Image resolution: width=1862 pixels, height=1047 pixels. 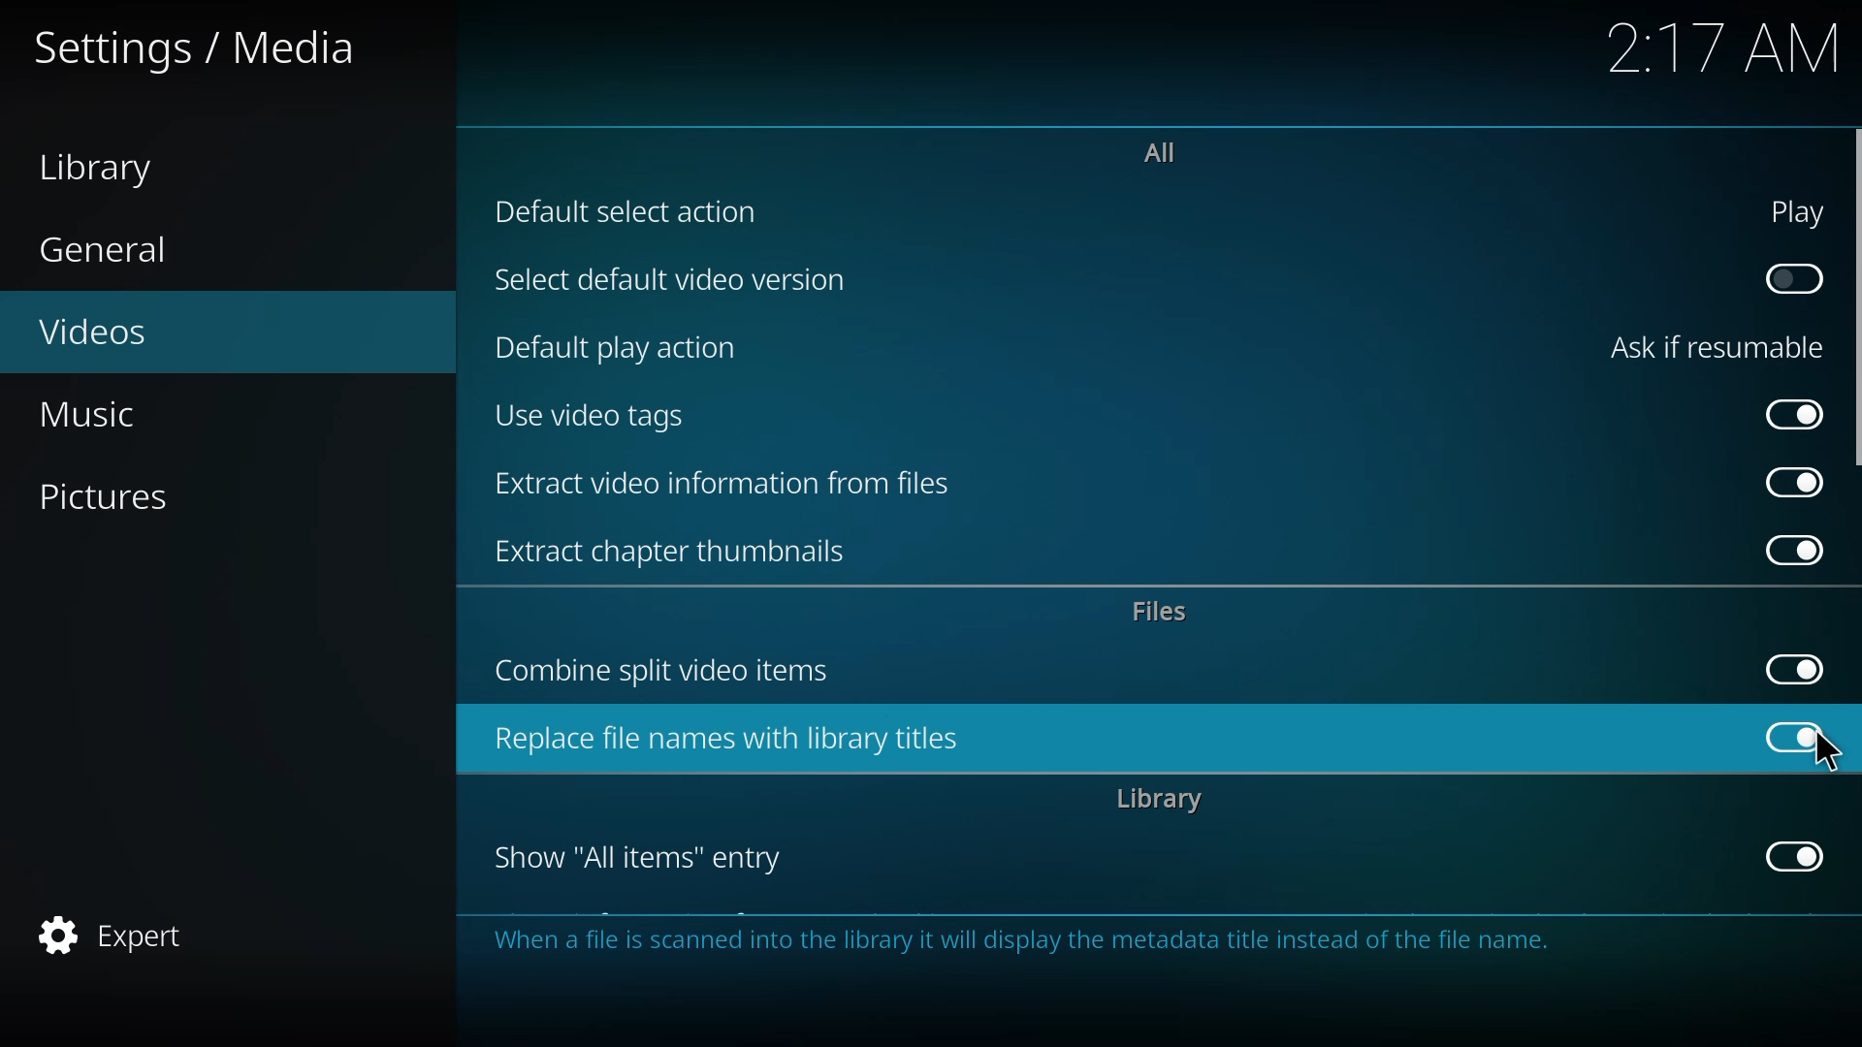 I want to click on cursor, so click(x=1827, y=753).